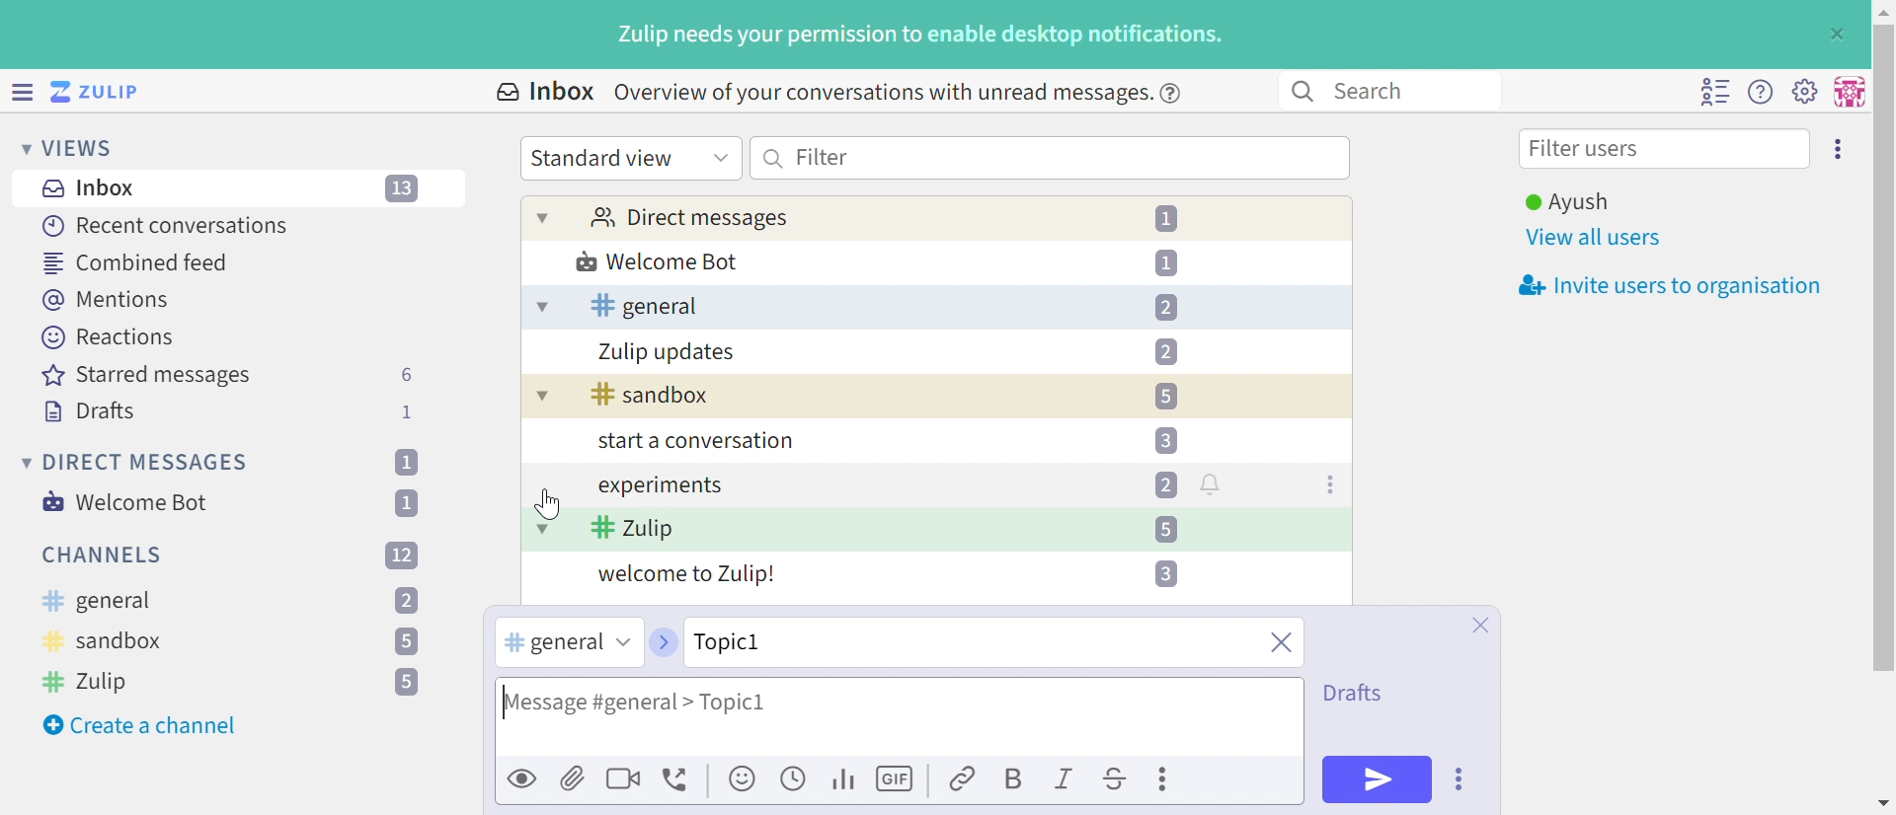 The image size is (1896, 815). What do you see at coordinates (774, 158) in the screenshot?
I see `Search` at bounding box center [774, 158].